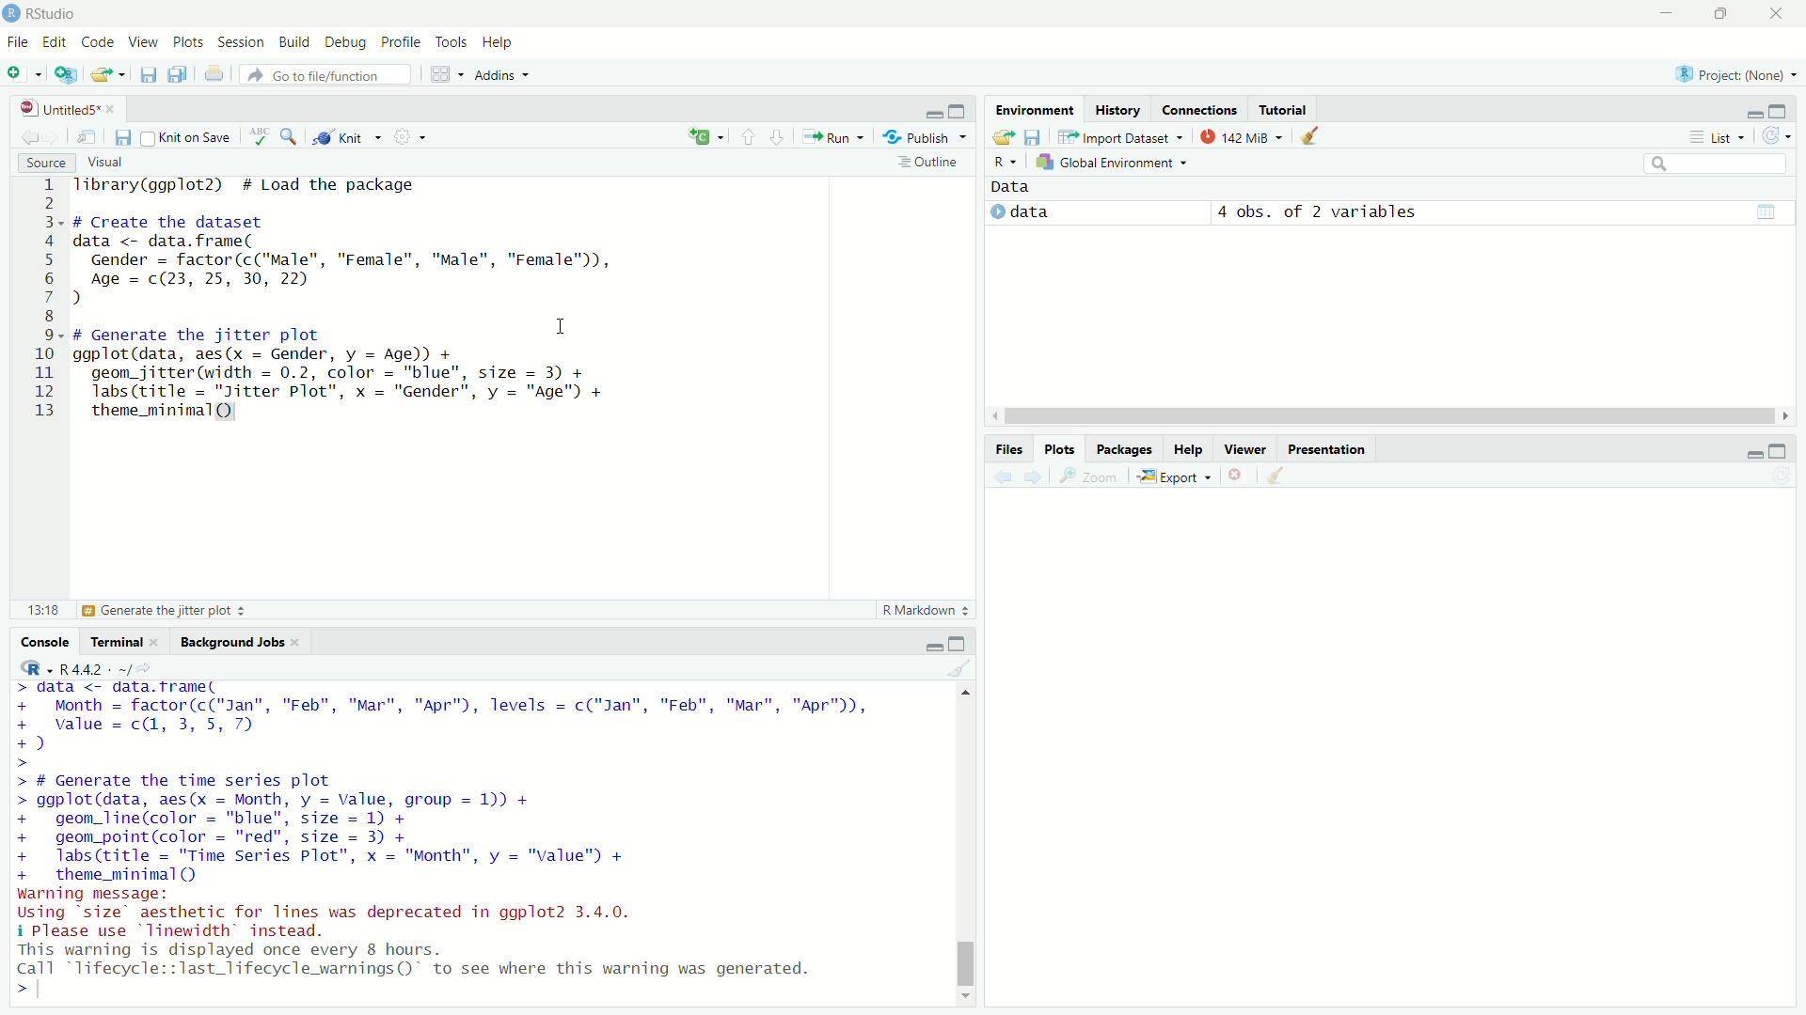 The image size is (1806, 1015). Describe the element at coordinates (52, 109) in the screenshot. I see `untitled5` at that location.